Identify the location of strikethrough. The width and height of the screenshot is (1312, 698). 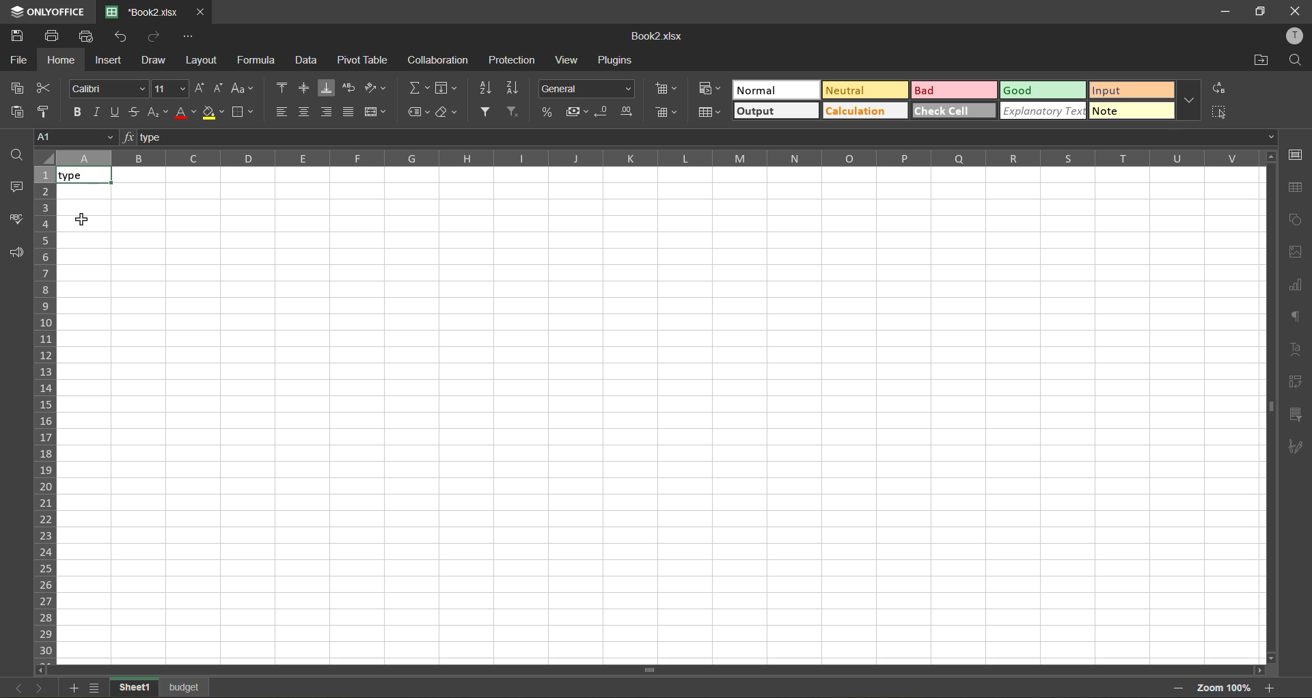
(135, 112).